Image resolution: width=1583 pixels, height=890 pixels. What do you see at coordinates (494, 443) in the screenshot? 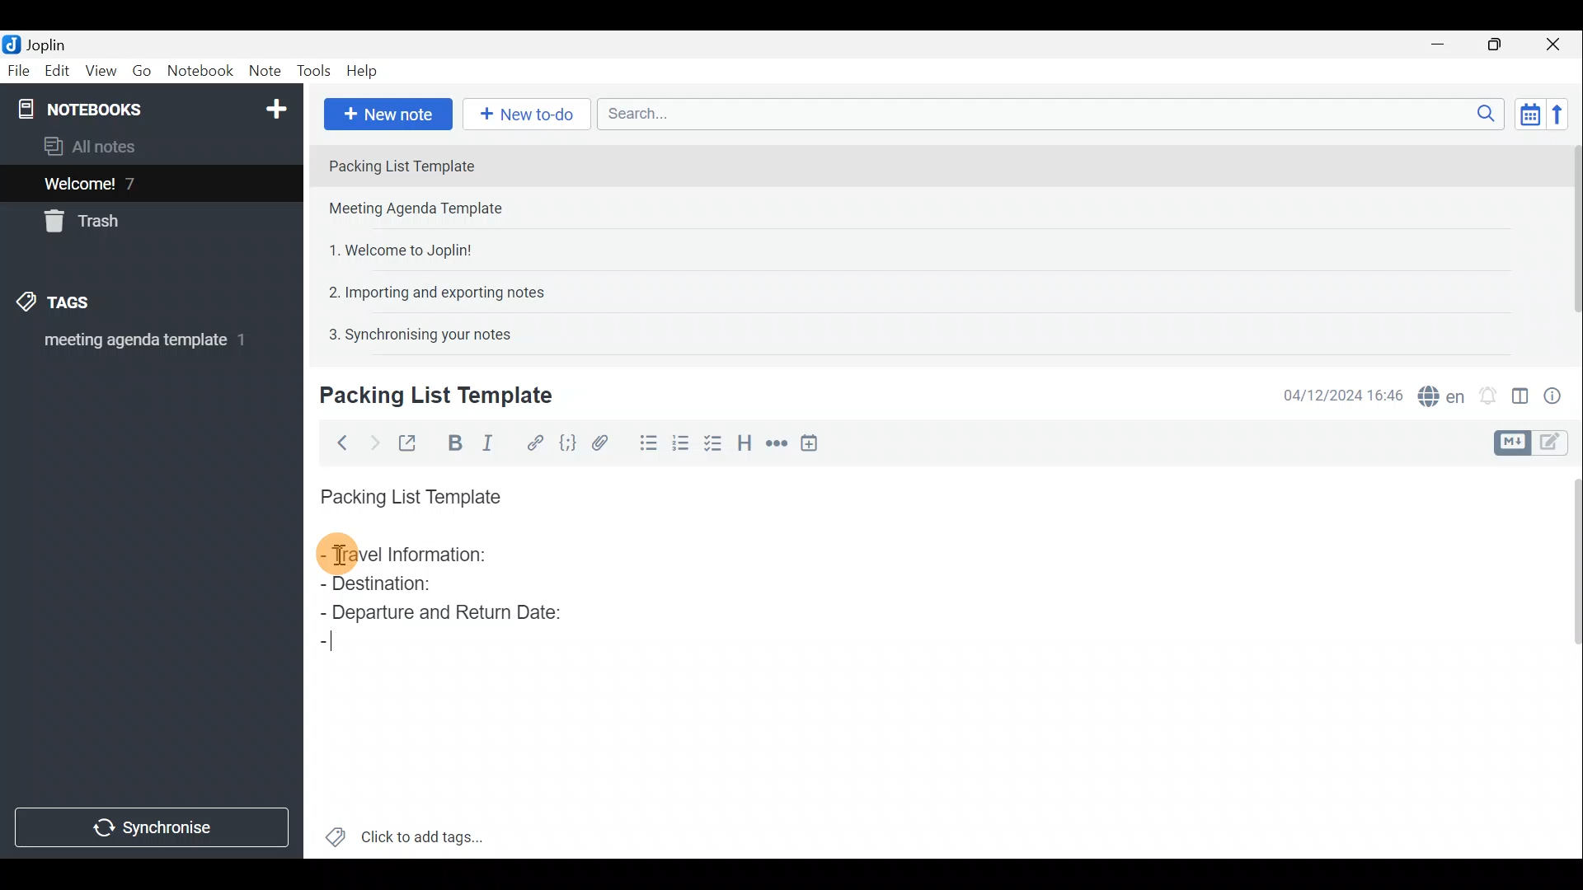
I see `Italic` at bounding box center [494, 443].